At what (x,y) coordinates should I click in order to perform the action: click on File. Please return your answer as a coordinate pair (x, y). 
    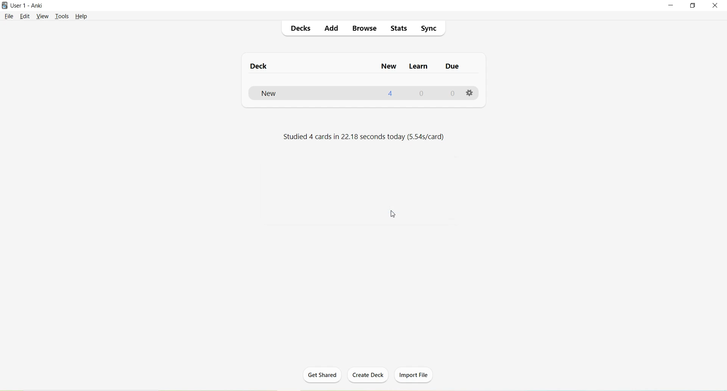
    Looking at the image, I should click on (8, 17).